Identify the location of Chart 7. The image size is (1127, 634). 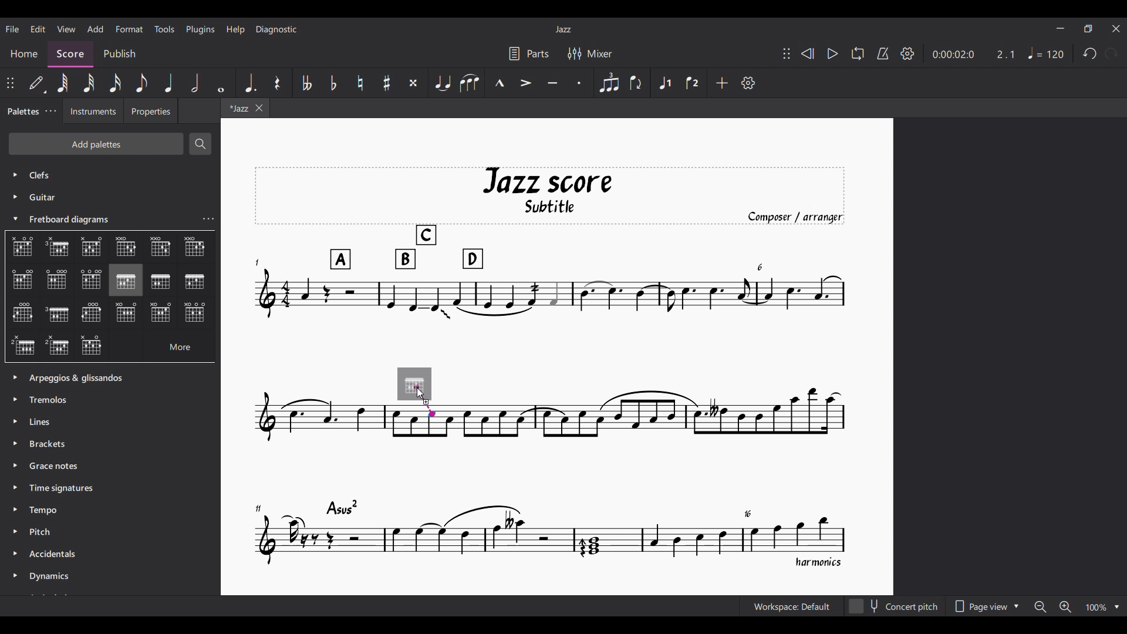
(59, 280).